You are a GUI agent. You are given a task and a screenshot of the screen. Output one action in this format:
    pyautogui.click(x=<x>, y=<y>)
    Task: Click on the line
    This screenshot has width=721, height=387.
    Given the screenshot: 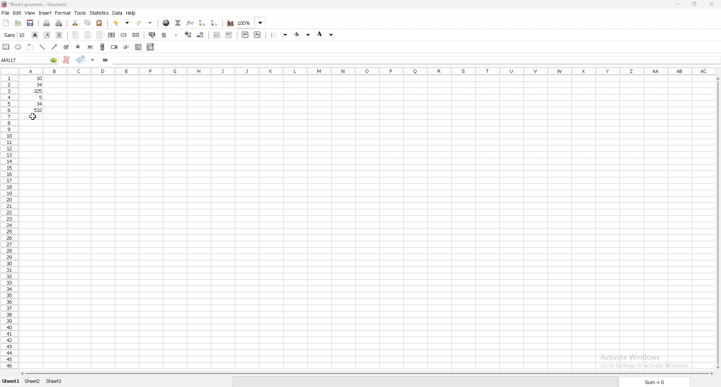 What is the action you would take?
    pyautogui.click(x=41, y=47)
    